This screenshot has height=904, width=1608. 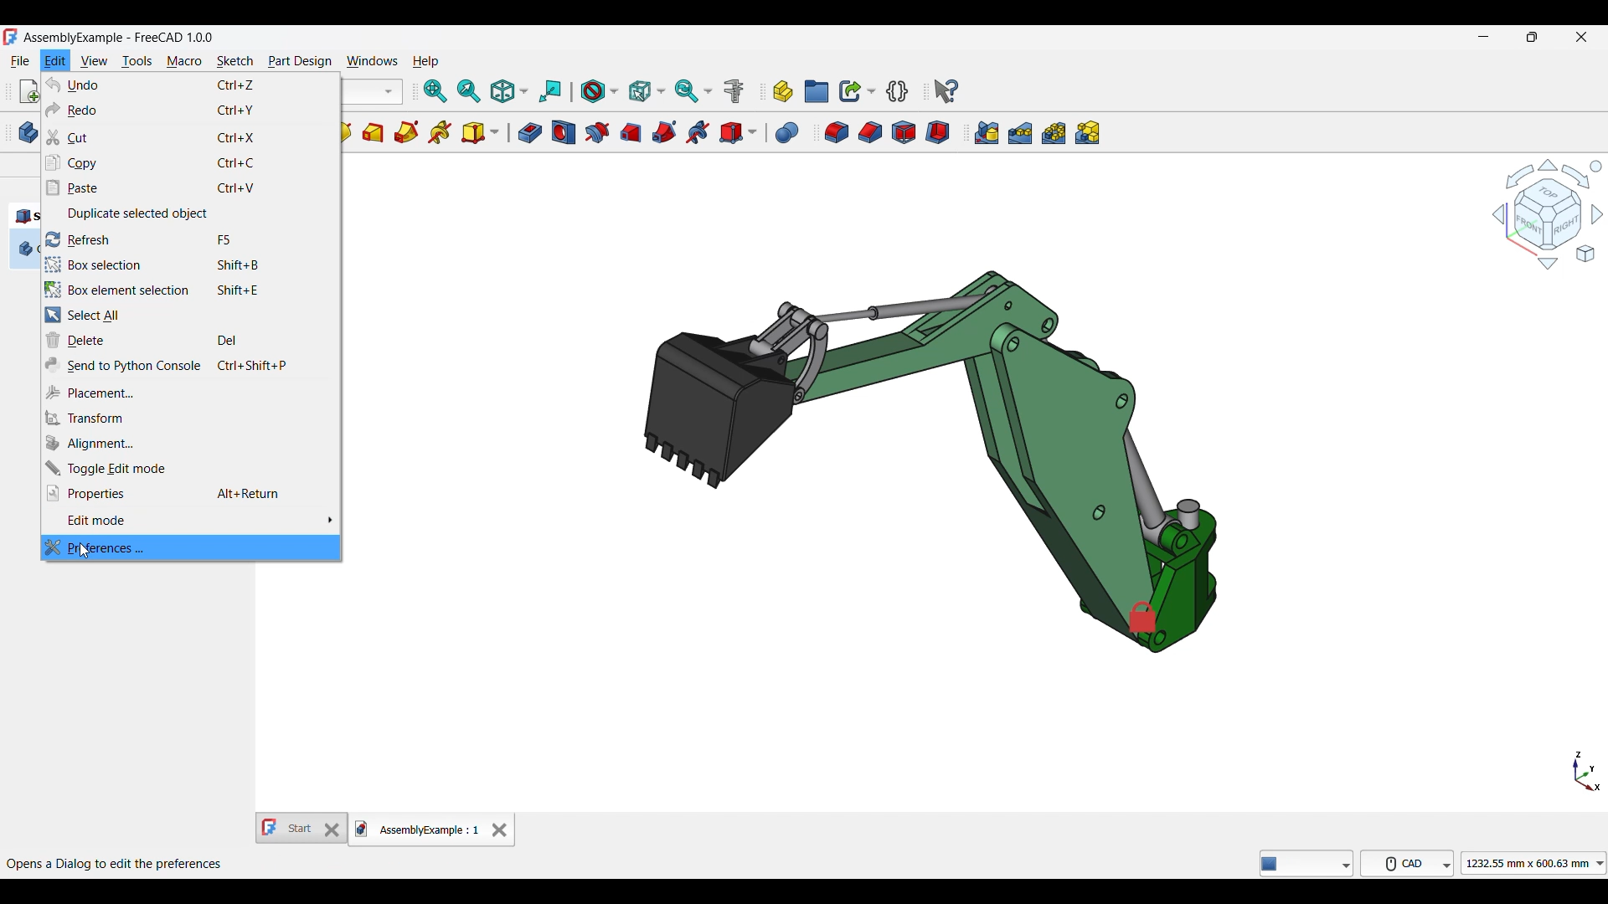 I want to click on Opens a Dialog to edit the preferences, so click(x=115, y=865).